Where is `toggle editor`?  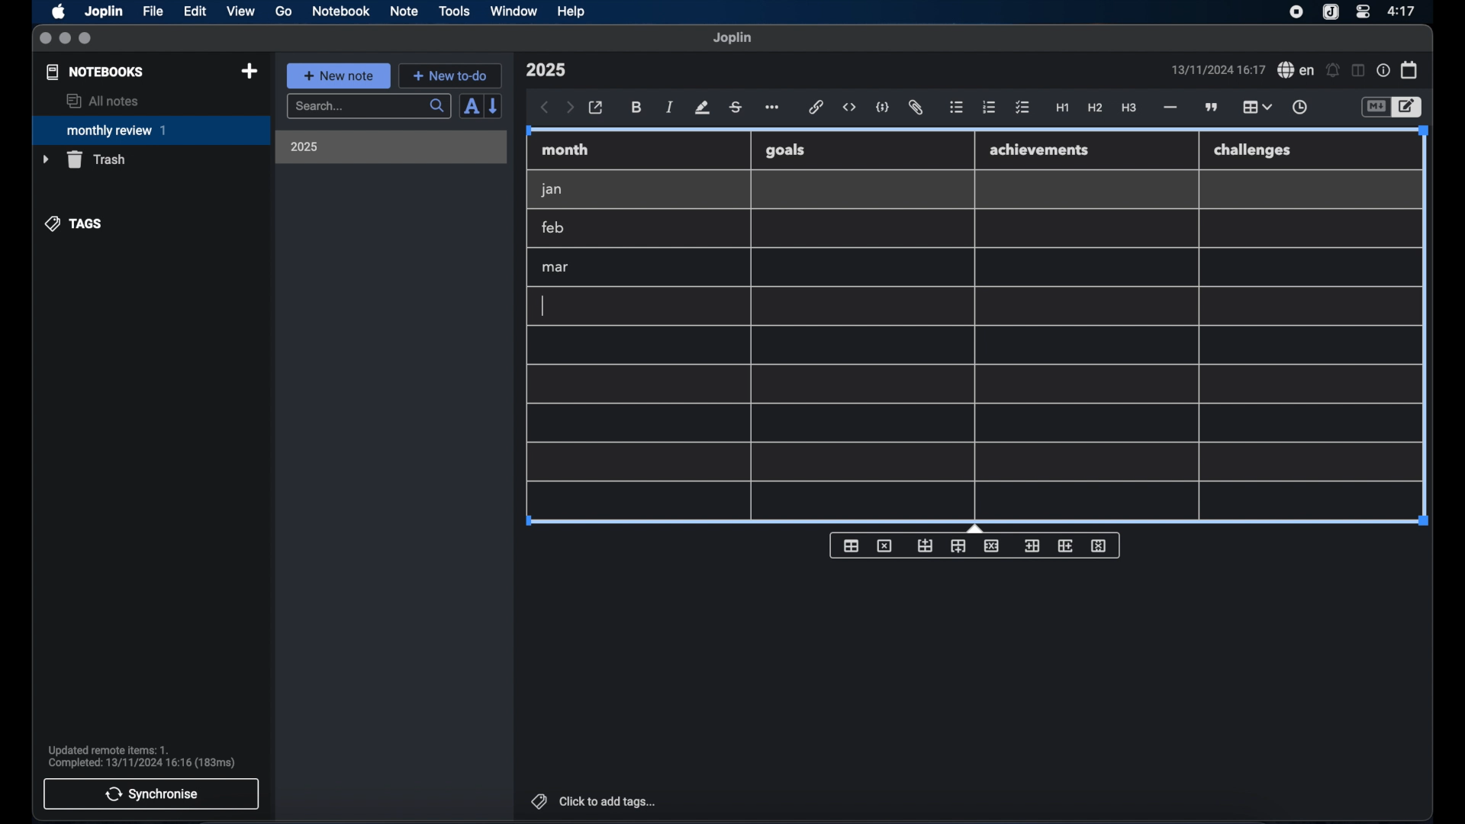
toggle editor is located at coordinates (1409, 108).